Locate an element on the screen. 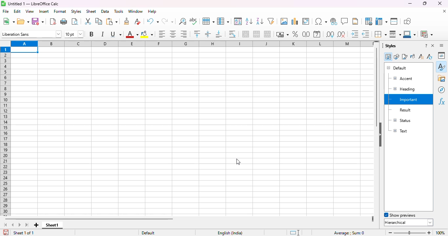 Image resolution: width=448 pixels, height=236 pixels. drawing styles is located at coordinates (397, 57).